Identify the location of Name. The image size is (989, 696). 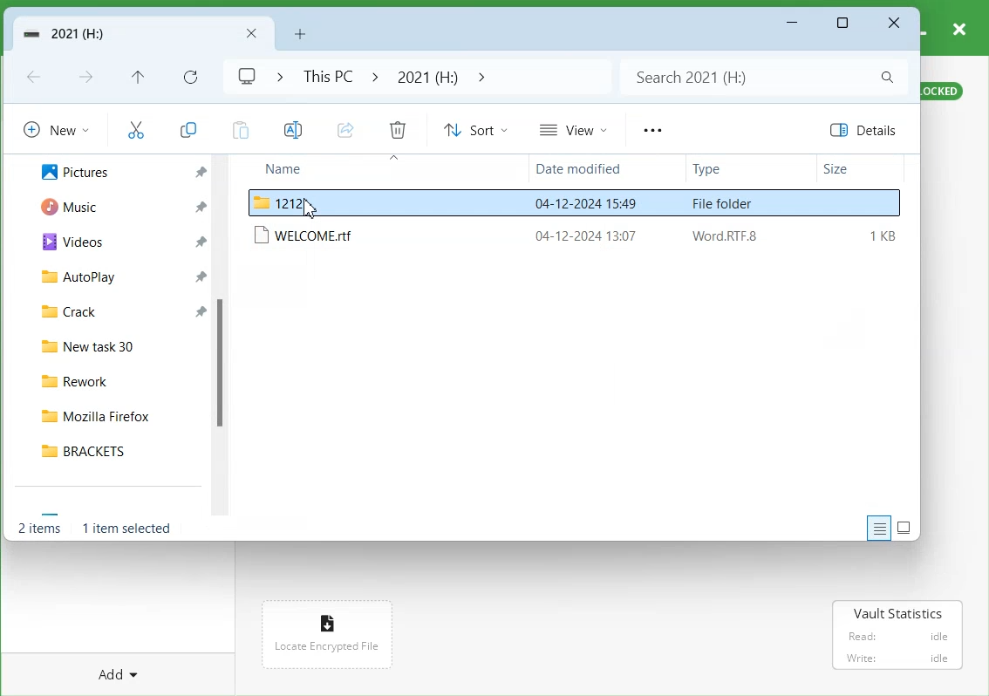
(316, 169).